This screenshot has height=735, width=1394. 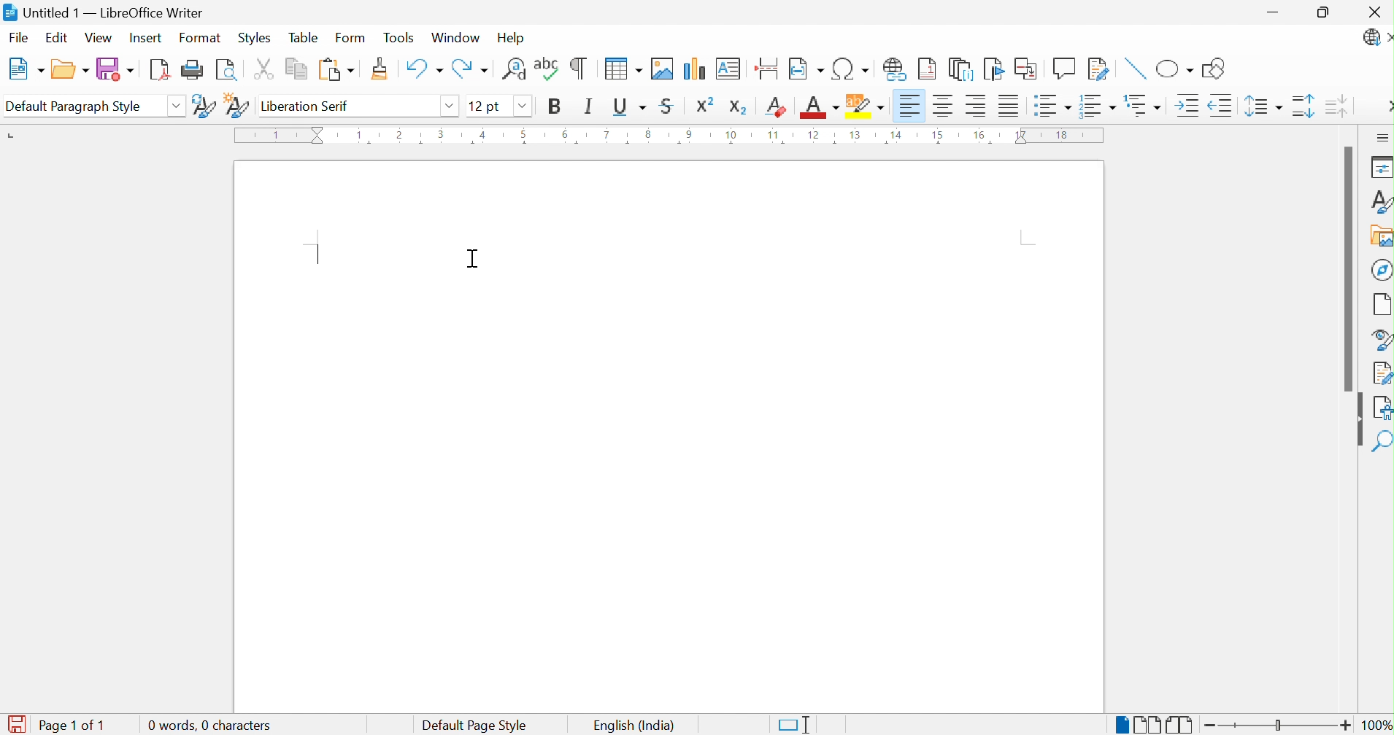 I want to click on Window, so click(x=456, y=38).